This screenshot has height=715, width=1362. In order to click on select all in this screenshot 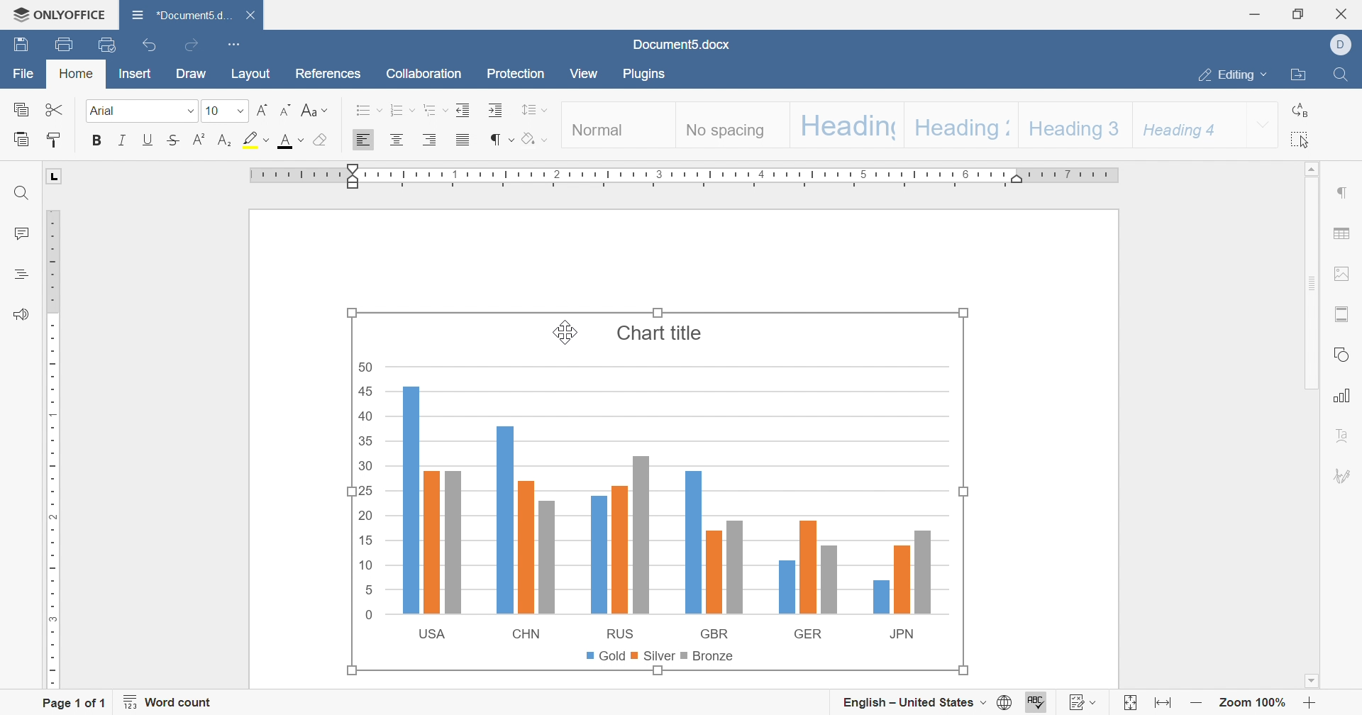, I will do `click(1302, 140)`.